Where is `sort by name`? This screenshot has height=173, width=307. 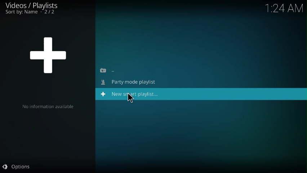
sort by name is located at coordinates (31, 13).